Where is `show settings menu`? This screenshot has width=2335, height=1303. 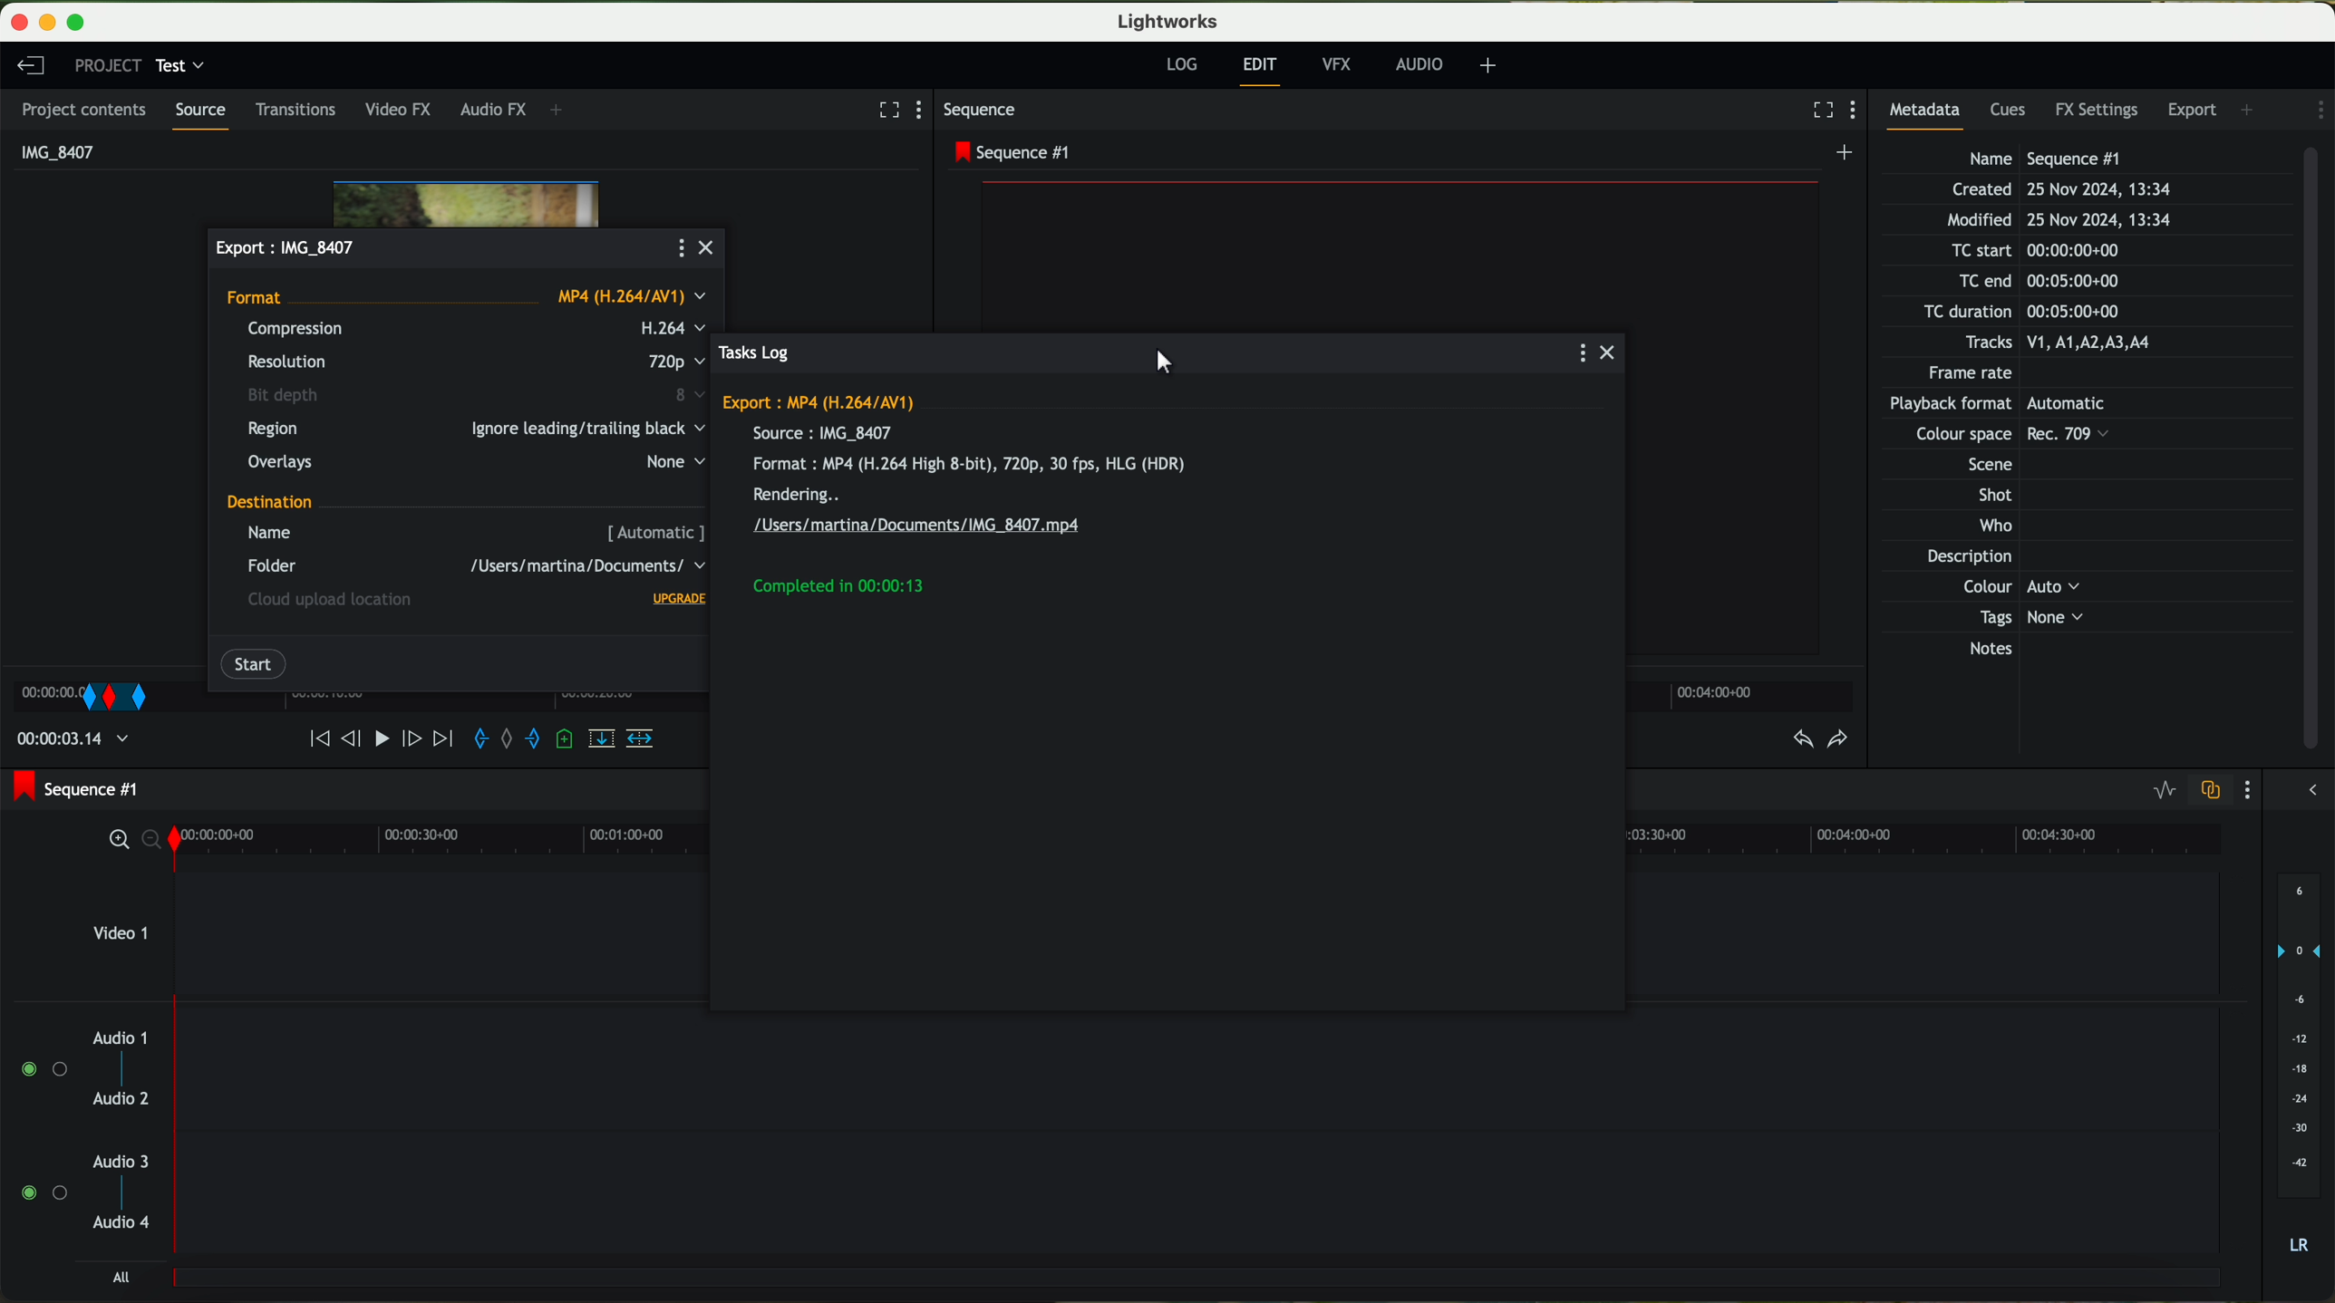 show settings menu is located at coordinates (1857, 111).